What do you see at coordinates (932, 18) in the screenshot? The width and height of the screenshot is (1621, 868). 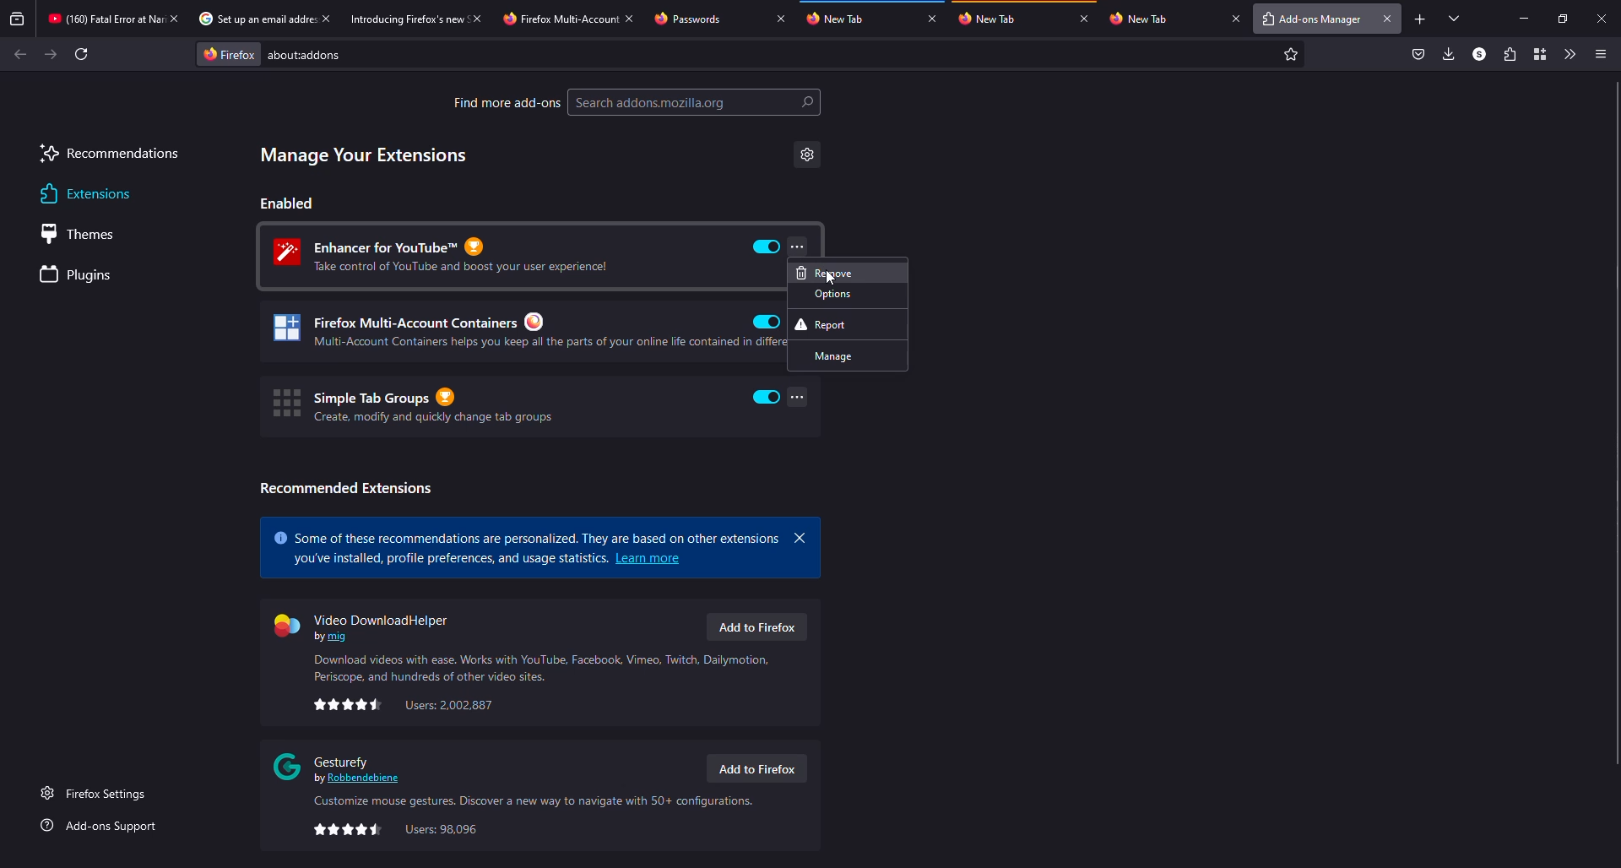 I see `close` at bounding box center [932, 18].